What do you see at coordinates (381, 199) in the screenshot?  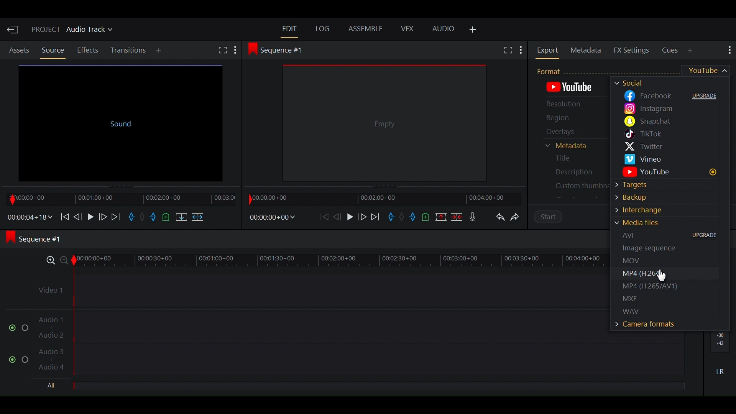 I see `Timeline` at bounding box center [381, 199].